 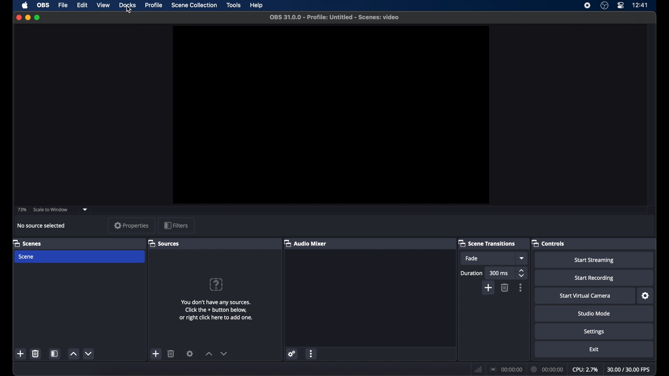 What do you see at coordinates (190, 353) in the screenshot?
I see `settings` at bounding box center [190, 353].